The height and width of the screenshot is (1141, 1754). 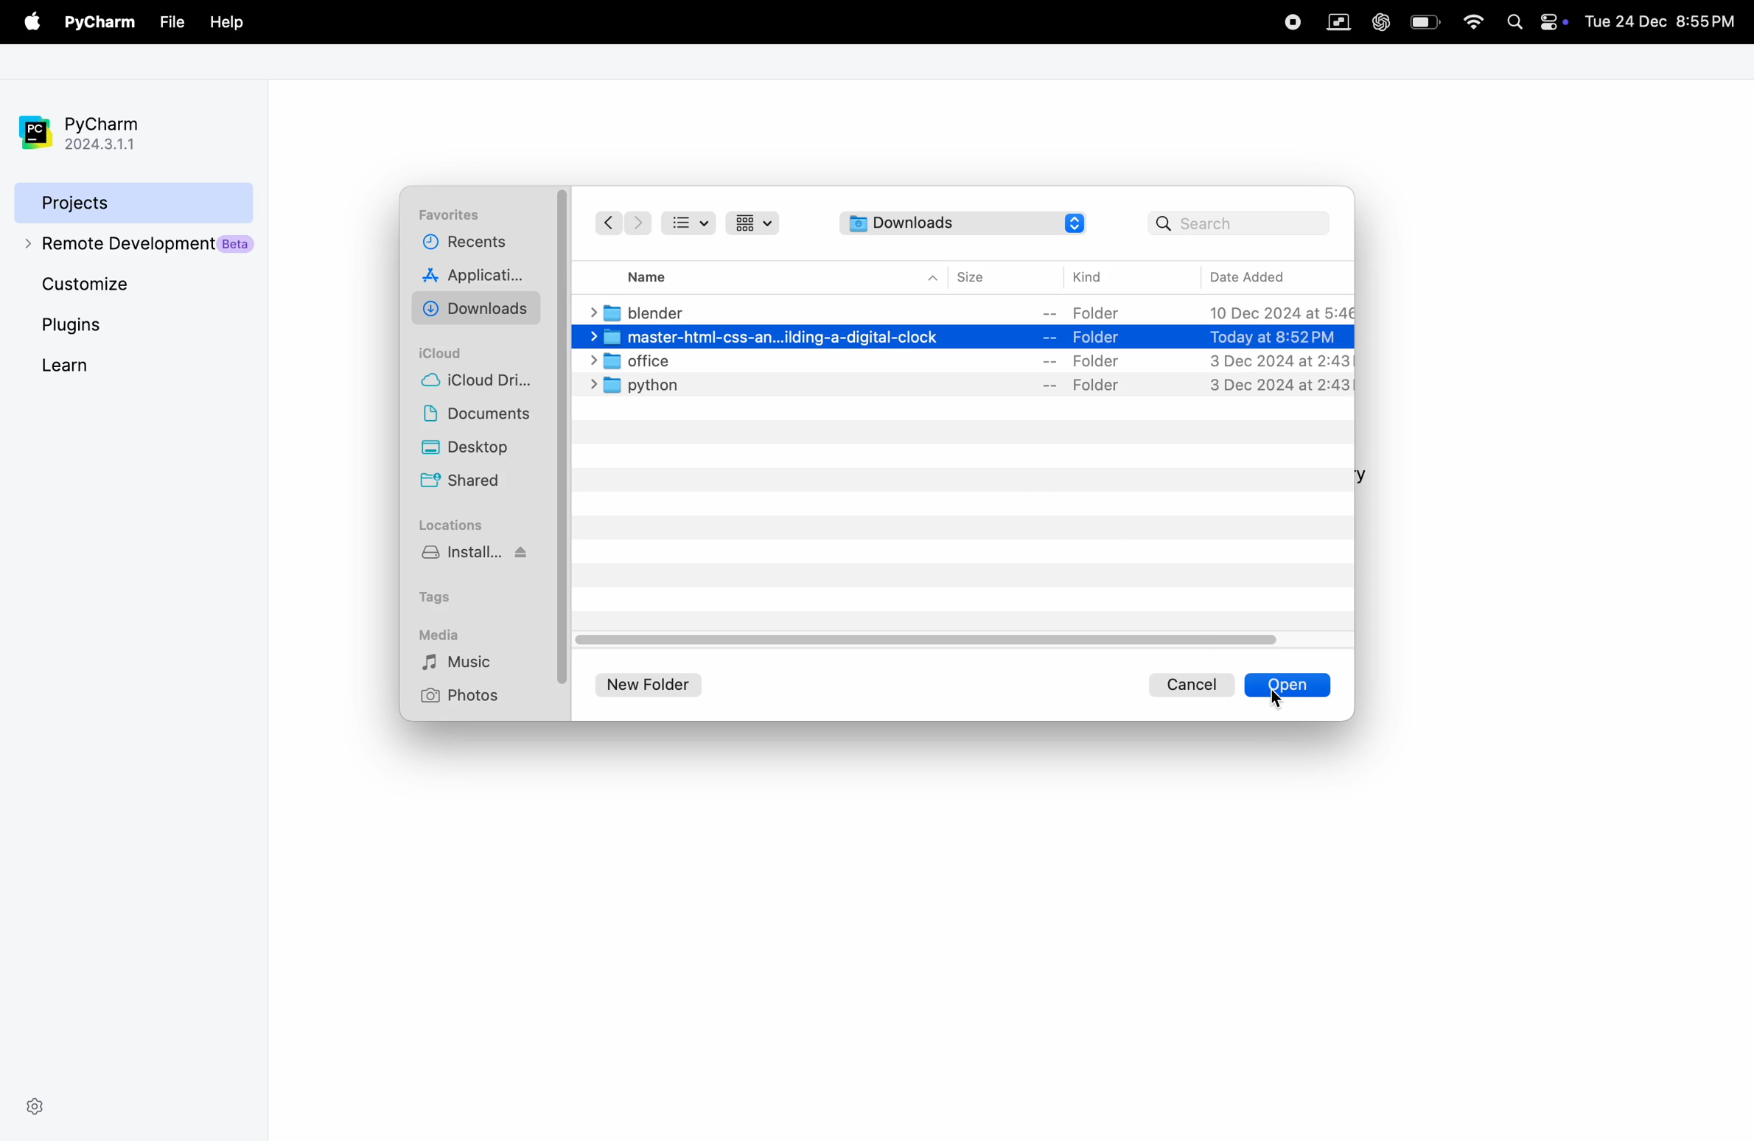 What do you see at coordinates (1263, 276) in the screenshot?
I see `date added` at bounding box center [1263, 276].